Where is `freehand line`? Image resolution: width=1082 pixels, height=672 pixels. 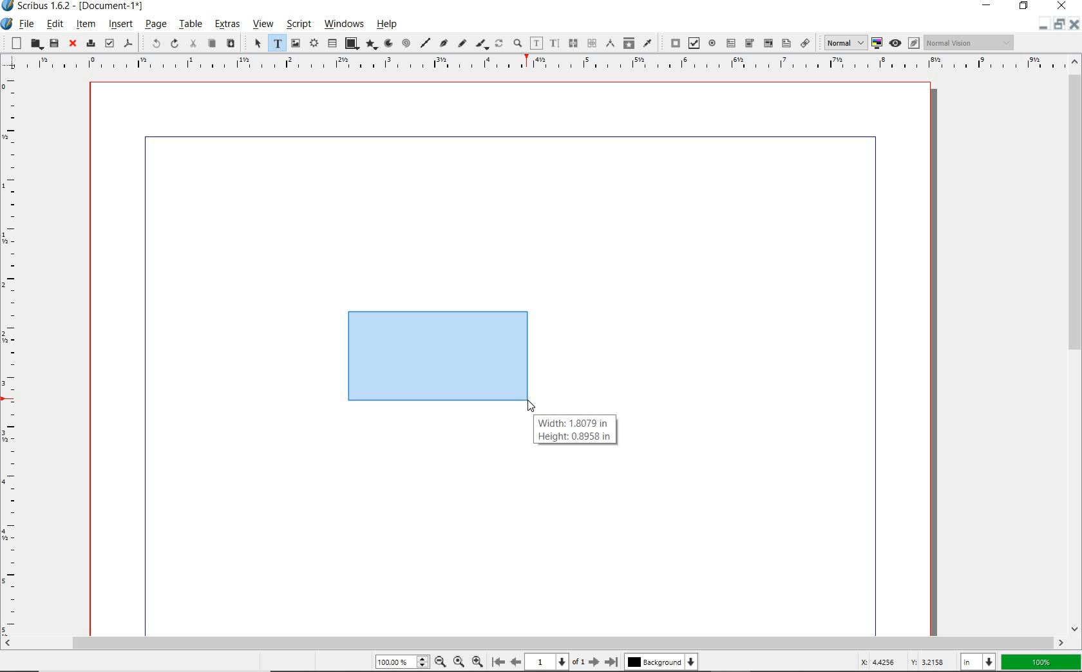 freehand line is located at coordinates (462, 44).